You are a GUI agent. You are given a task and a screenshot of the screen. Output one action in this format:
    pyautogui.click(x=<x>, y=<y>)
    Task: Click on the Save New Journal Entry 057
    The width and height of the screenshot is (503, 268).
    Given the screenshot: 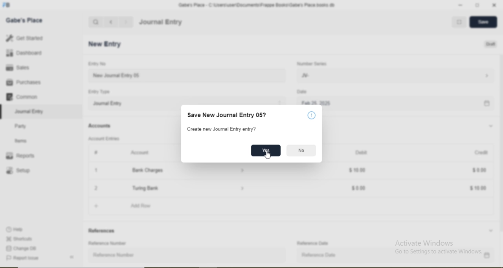 What is the action you would take?
    pyautogui.click(x=228, y=116)
    